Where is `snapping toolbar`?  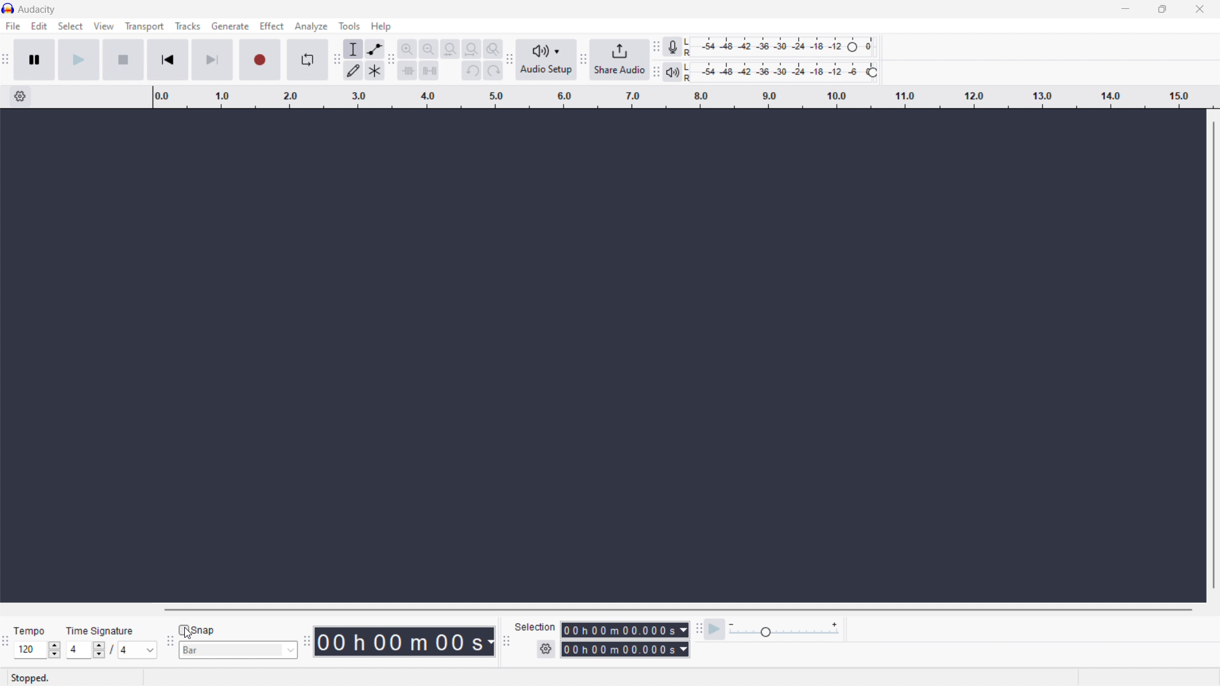 snapping toolbar is located at coordinates (170, 640).